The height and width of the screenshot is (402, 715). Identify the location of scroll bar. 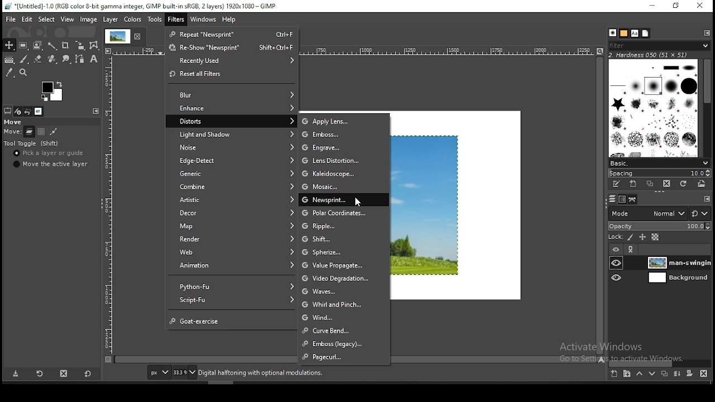
(659, 362).